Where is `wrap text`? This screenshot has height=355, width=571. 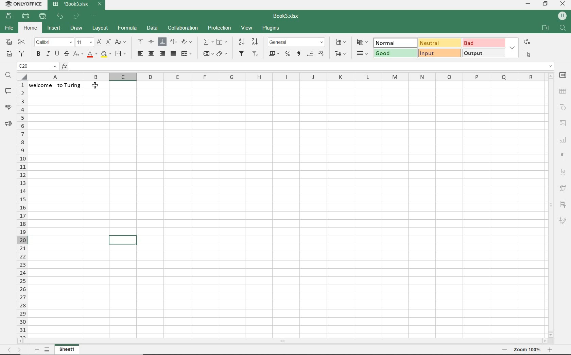
wrap text is located at coordinates (173, 41).